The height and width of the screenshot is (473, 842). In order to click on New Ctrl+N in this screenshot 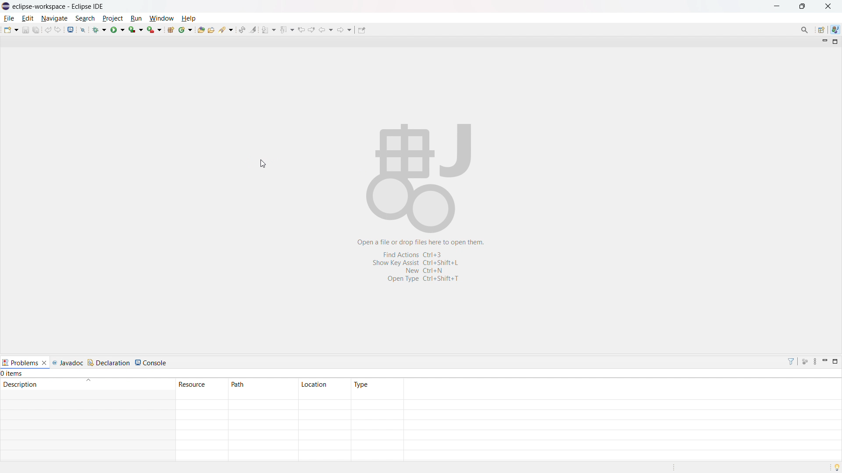, I will do `click(428, 270)`.